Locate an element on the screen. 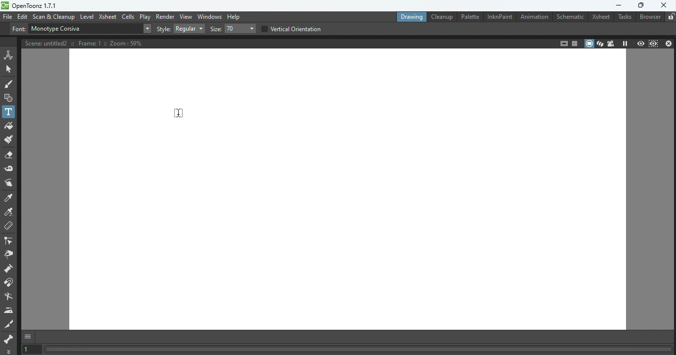  Cleanup is located at coordinates (441, 17).